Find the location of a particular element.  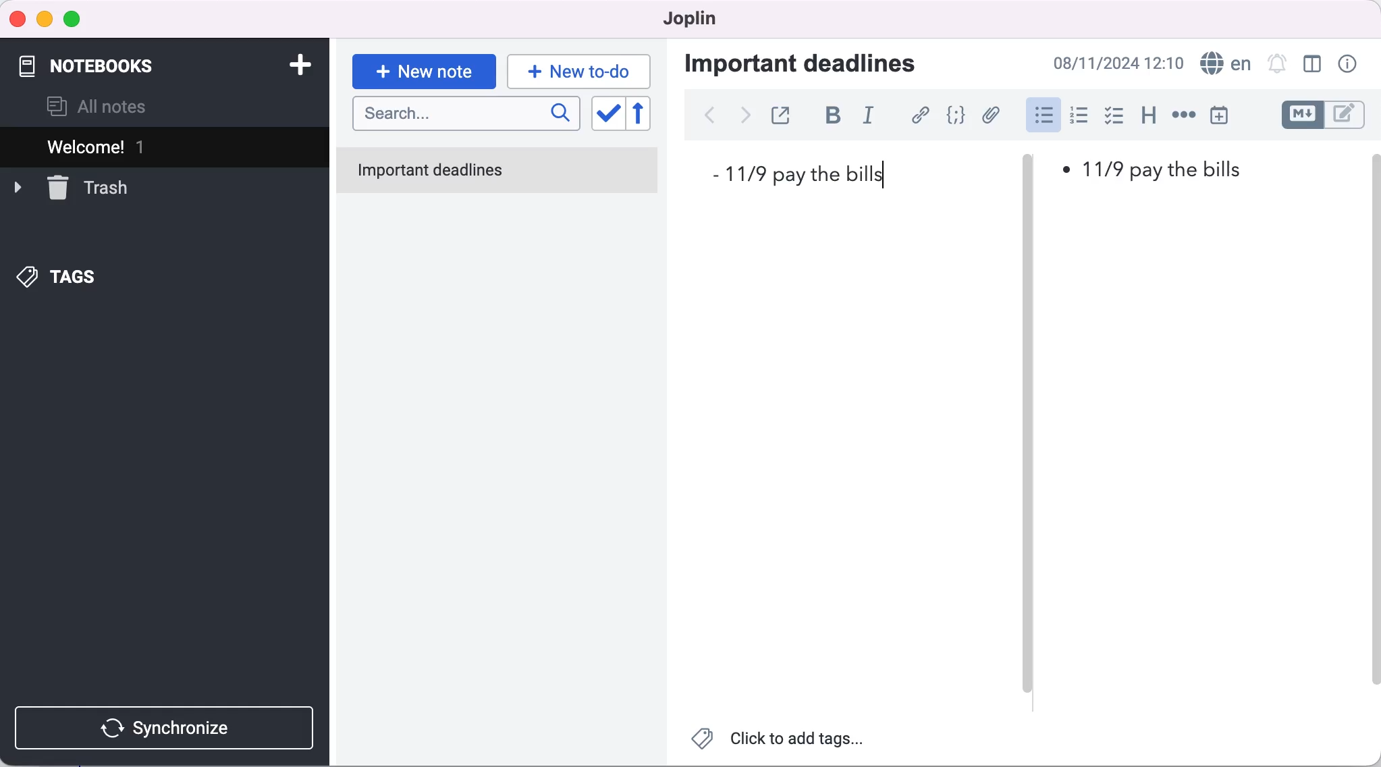

welcome 1 is located at coordinates (143, 147).